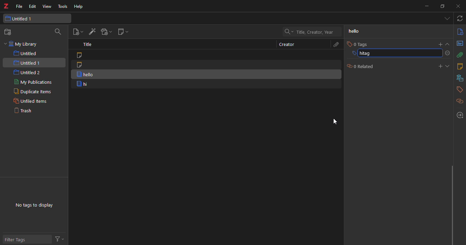 The image size is (466, 245). Describe the element at coordinates (335, 121) in the screenshot. I see `double click` at that location.